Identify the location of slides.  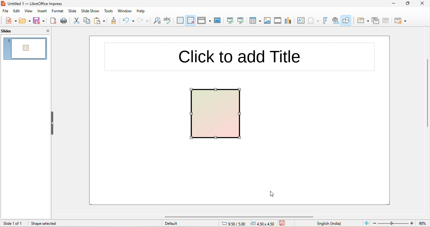
(16, 30).